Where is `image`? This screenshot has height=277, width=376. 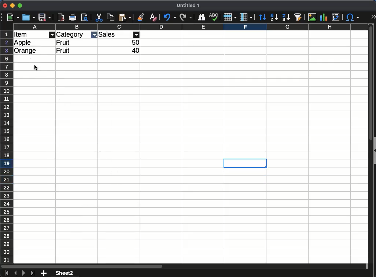
image is located at coordinates (313, 17).